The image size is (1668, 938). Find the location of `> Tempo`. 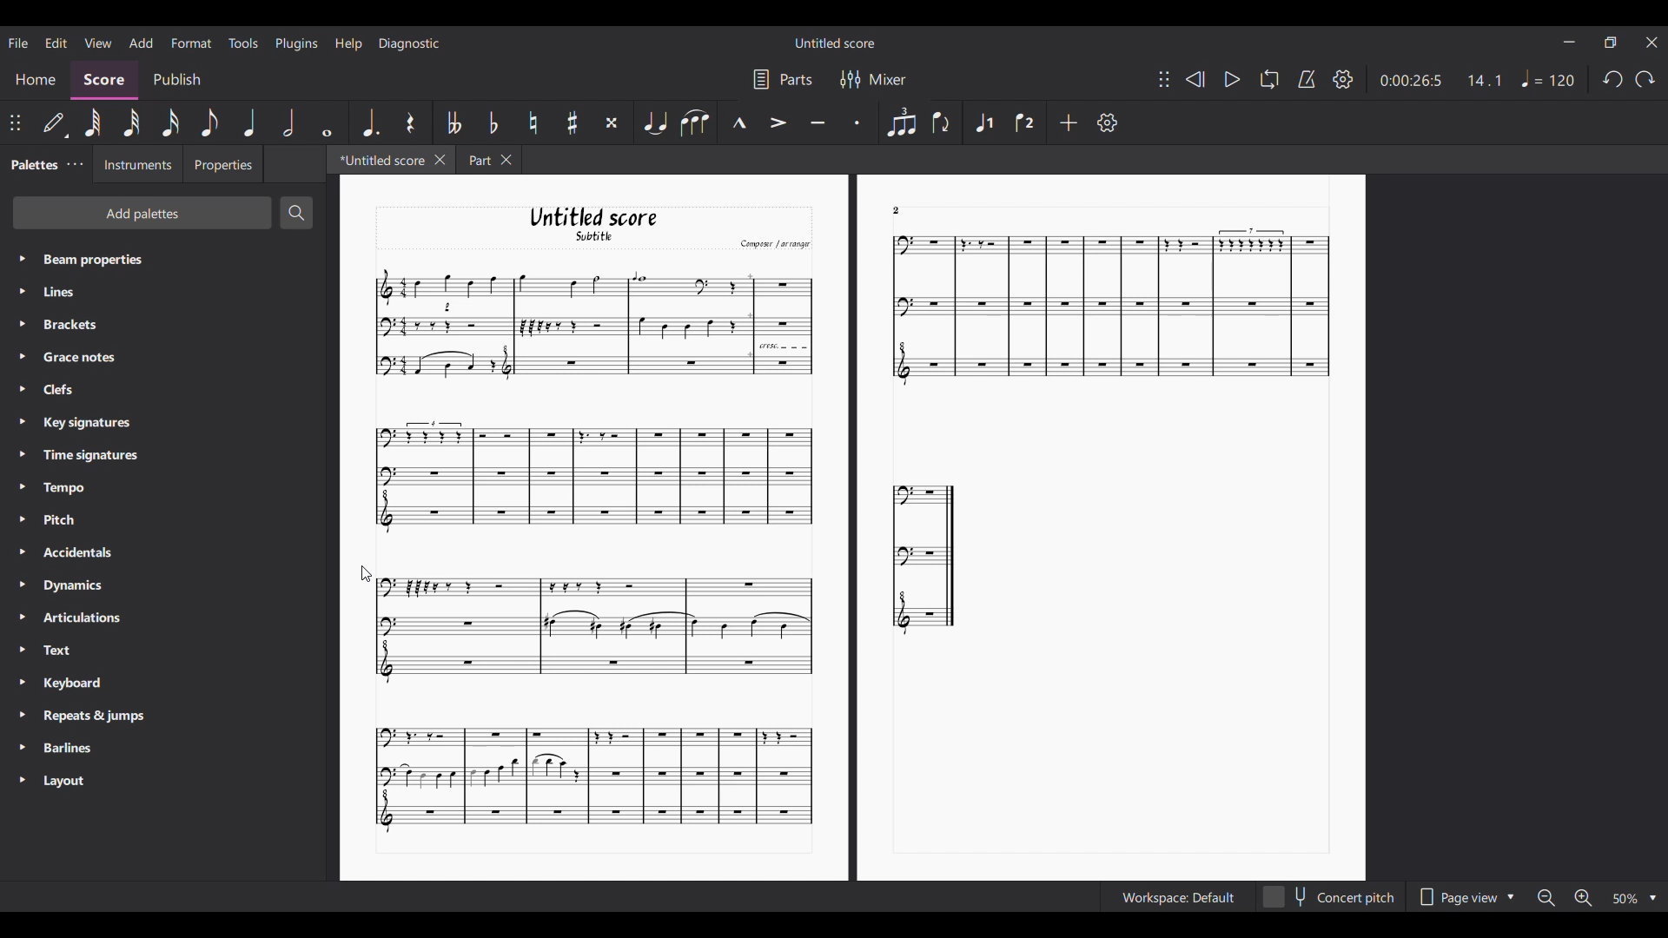

> Tempo is located at coordinates (57, 488).